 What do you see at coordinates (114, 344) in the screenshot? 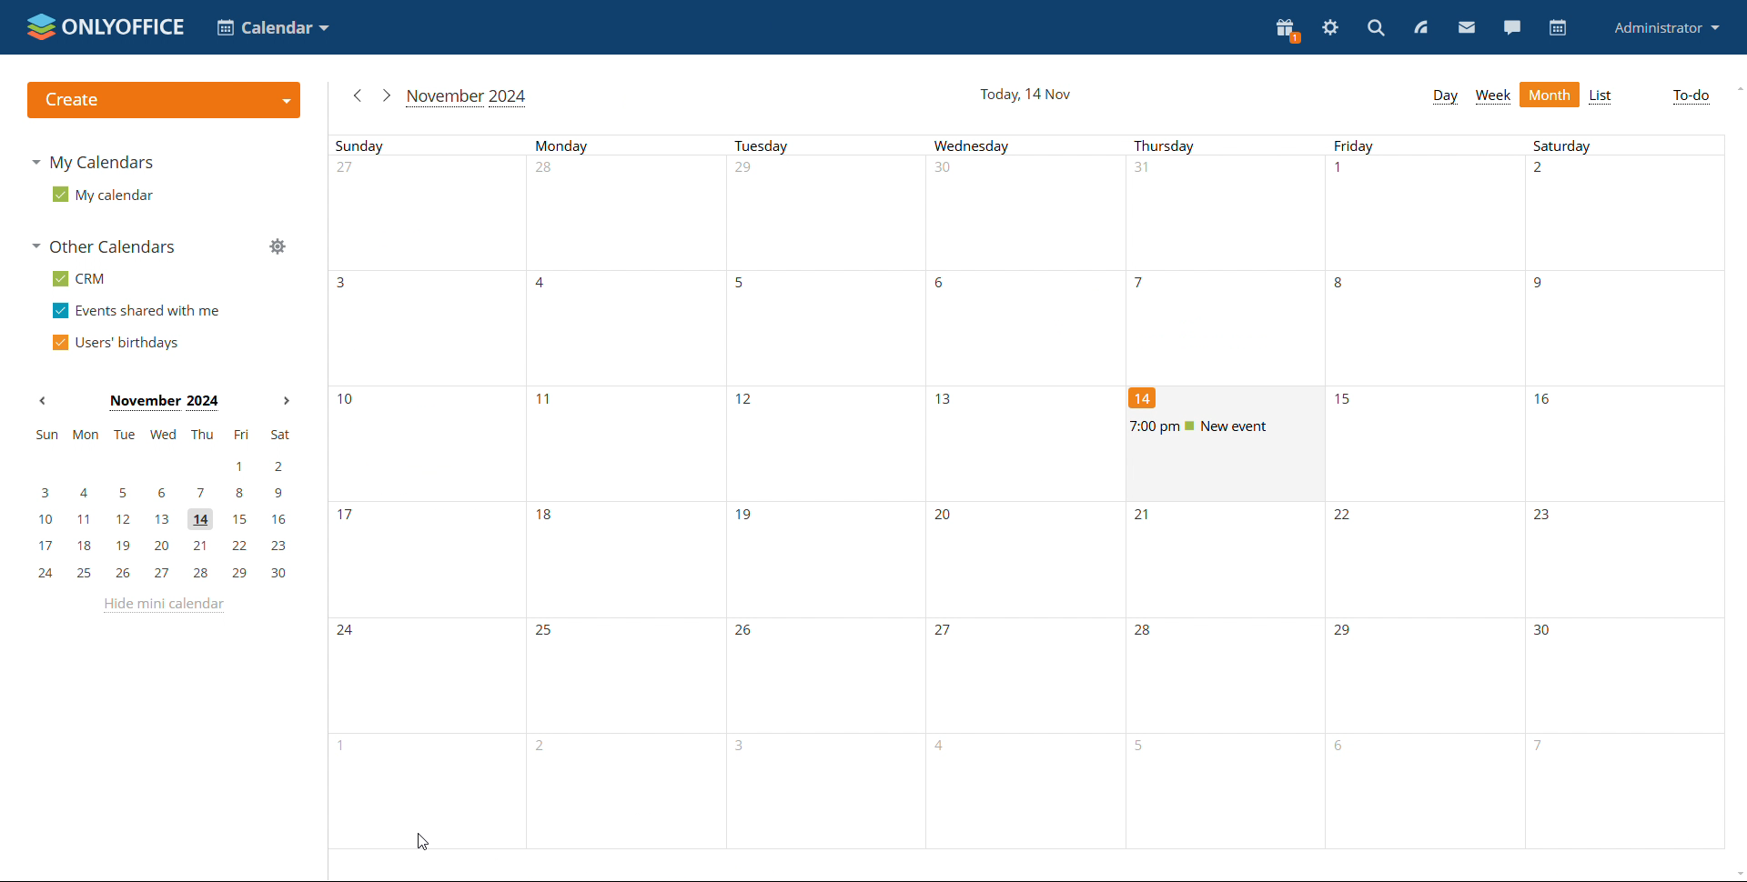
I see `users' birthdays` at bounding box center [114, 344].